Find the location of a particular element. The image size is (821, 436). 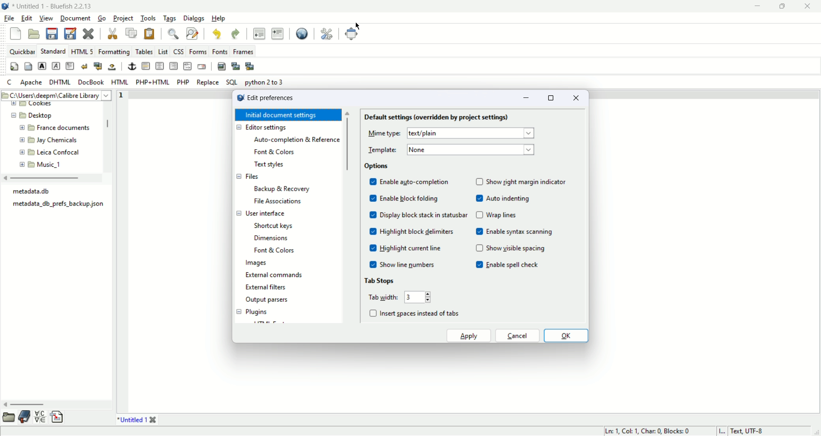

ok is located at coordinates (566, 335).